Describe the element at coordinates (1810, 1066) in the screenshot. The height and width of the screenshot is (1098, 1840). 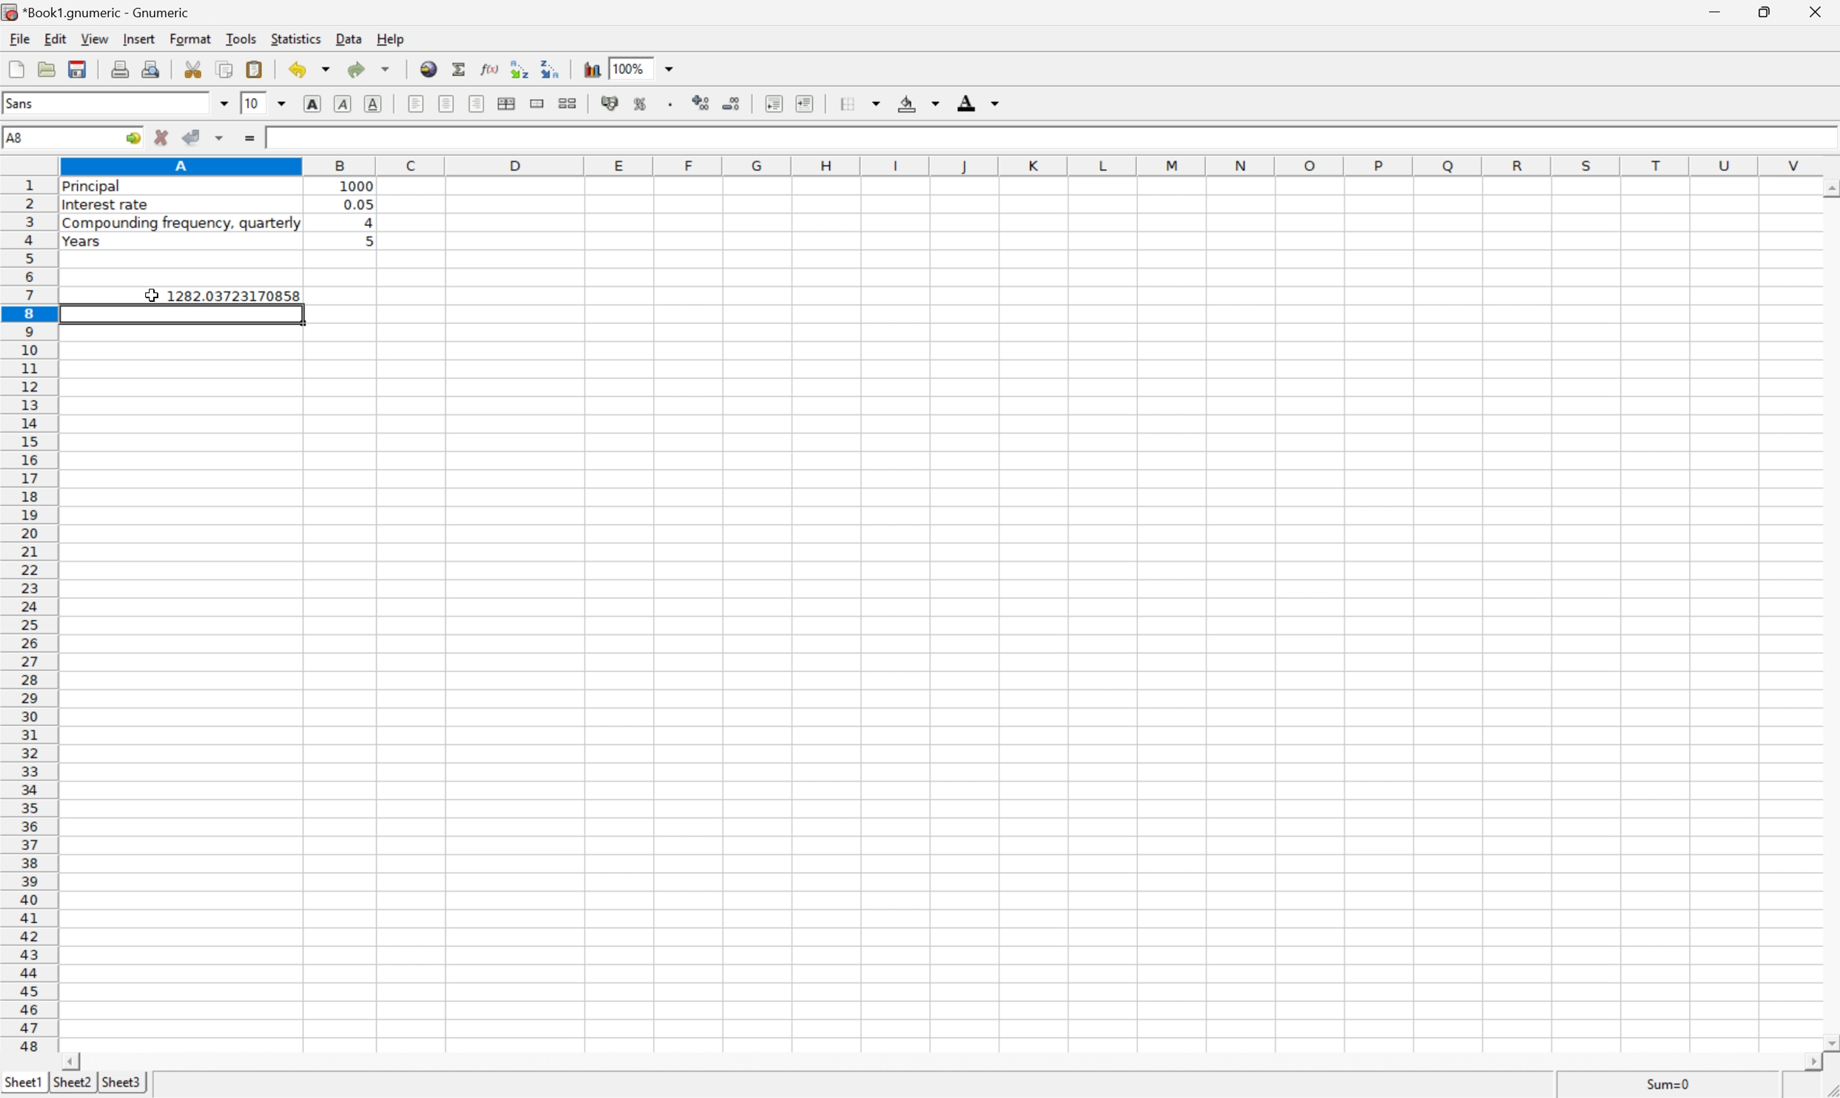
I see `scroll right` at that location.